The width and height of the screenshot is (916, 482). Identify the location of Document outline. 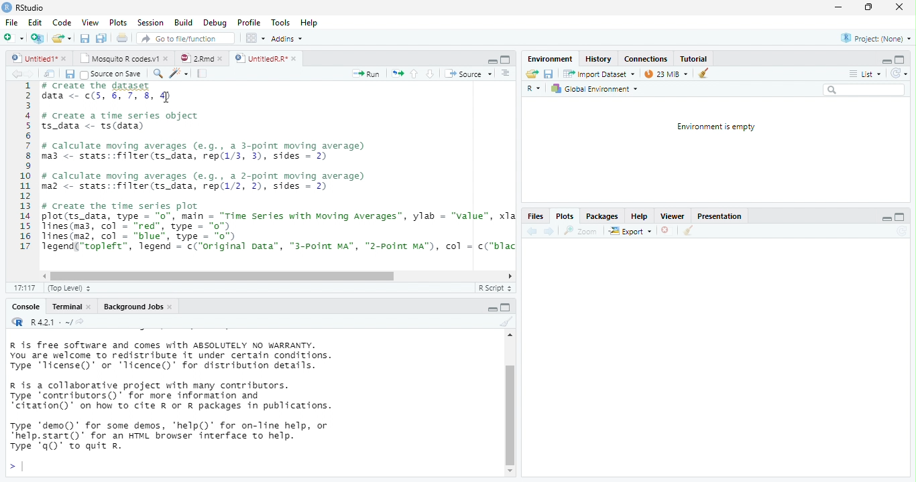
(506, 74).